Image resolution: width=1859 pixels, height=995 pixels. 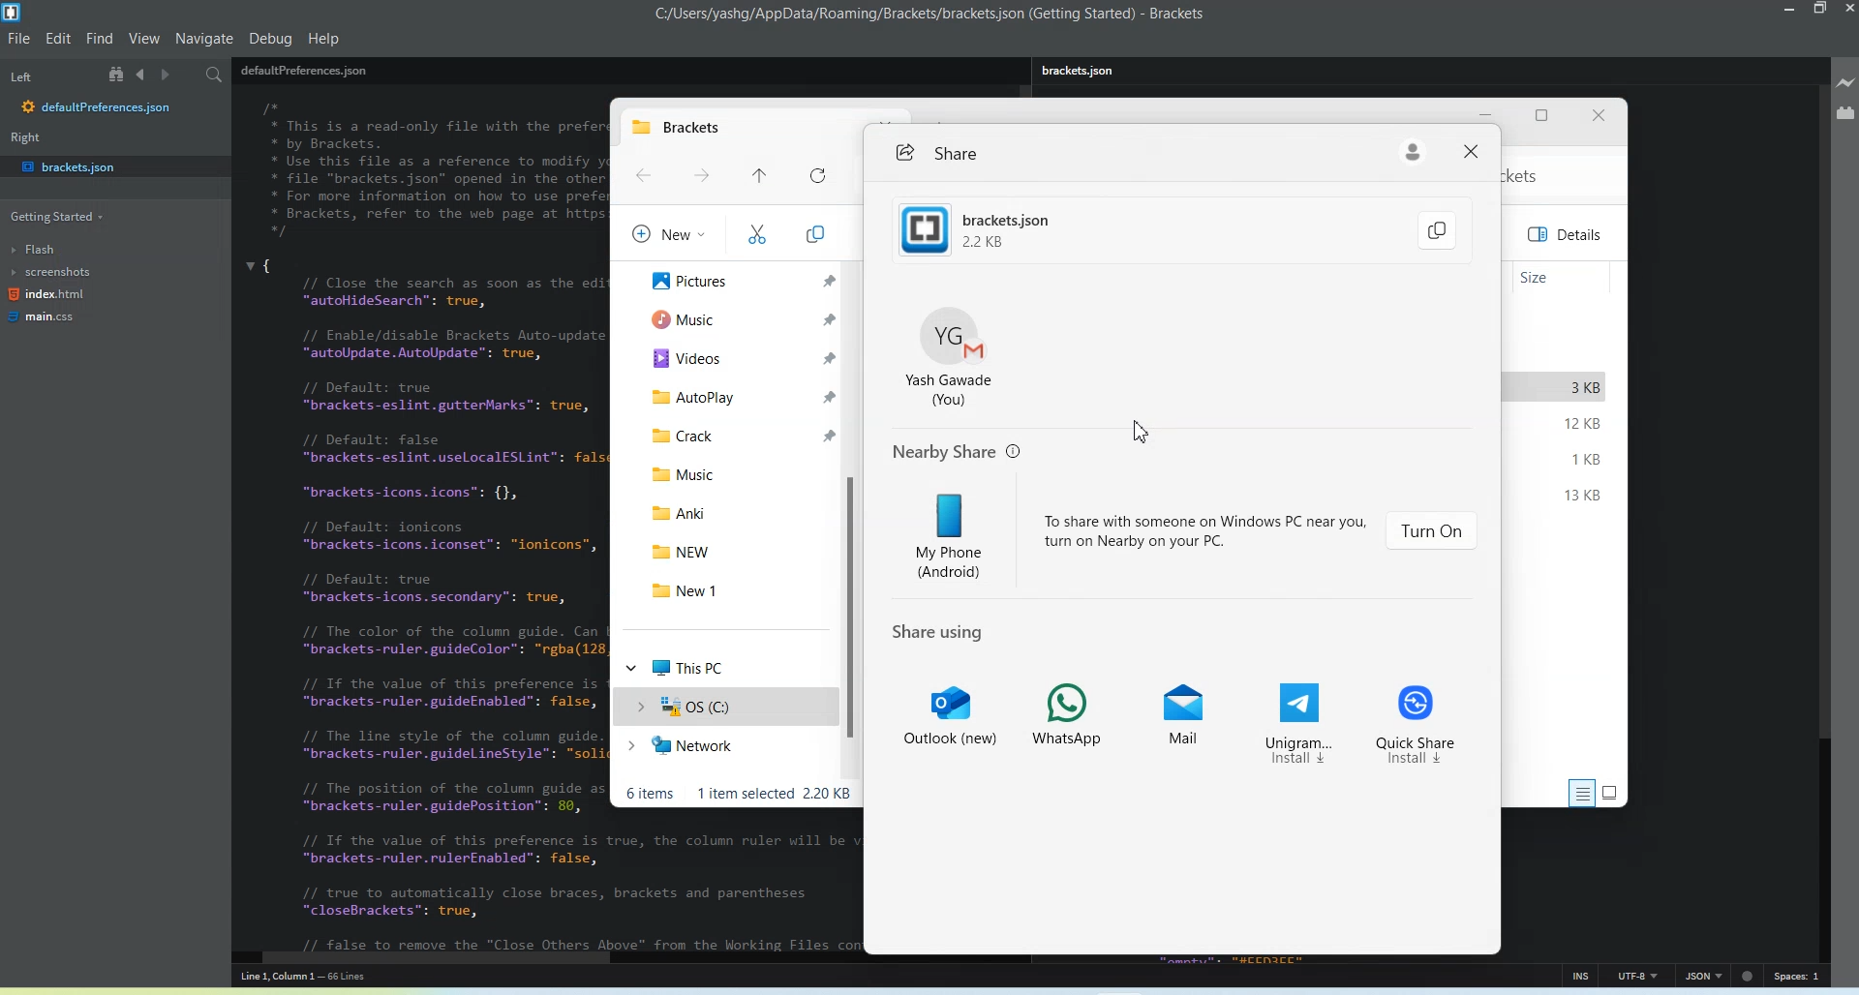 I want to click on Quick Share, so click(x=1422, y=717).